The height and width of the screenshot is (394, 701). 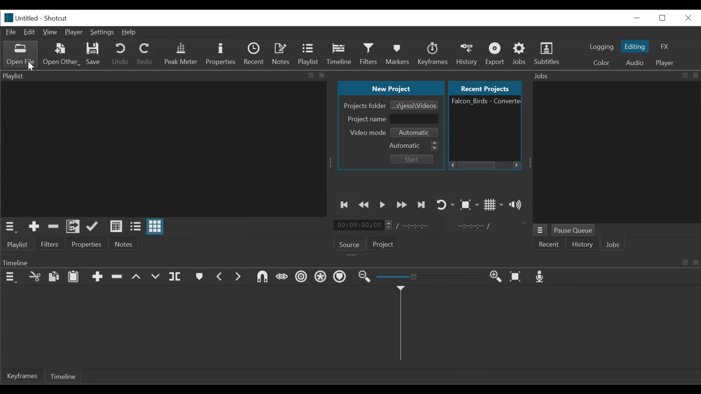 What do you see at coordinates (422, 205) in the screenshot?
I see `Skip to the next point` at bounding box center [422, 205].